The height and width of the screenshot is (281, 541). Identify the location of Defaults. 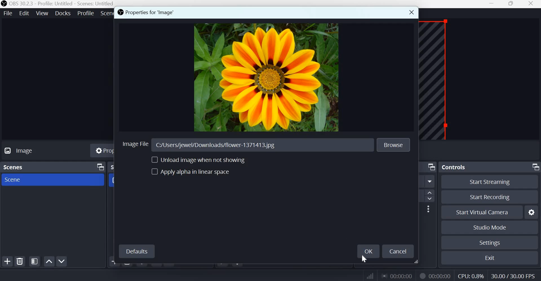
(136, 252).